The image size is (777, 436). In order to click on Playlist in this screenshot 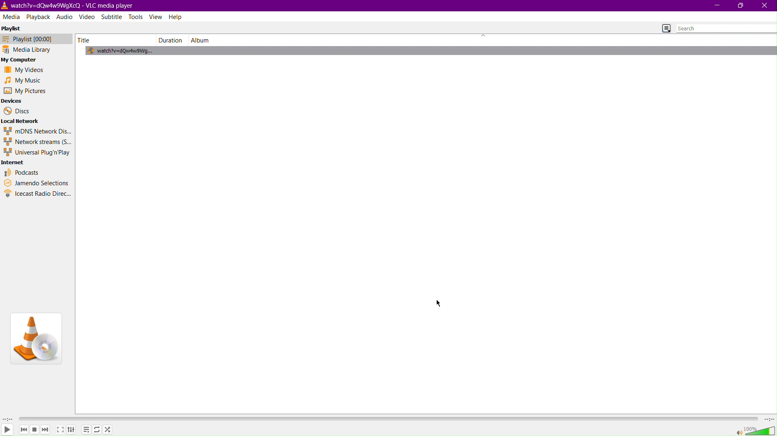, I will do `click(86, 430)`.